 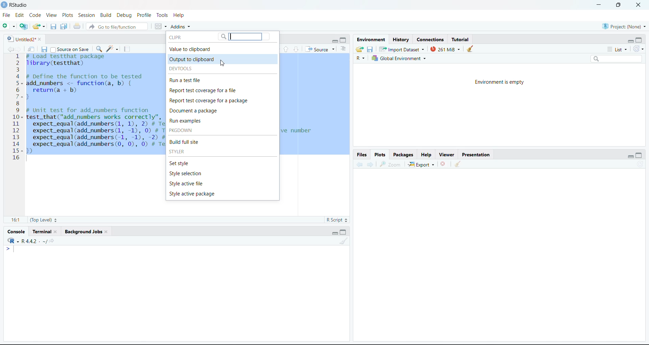 What do you see at coordinates (19, 15) in the screenshot?
I see `Edit` at bounding box center [19, 15].